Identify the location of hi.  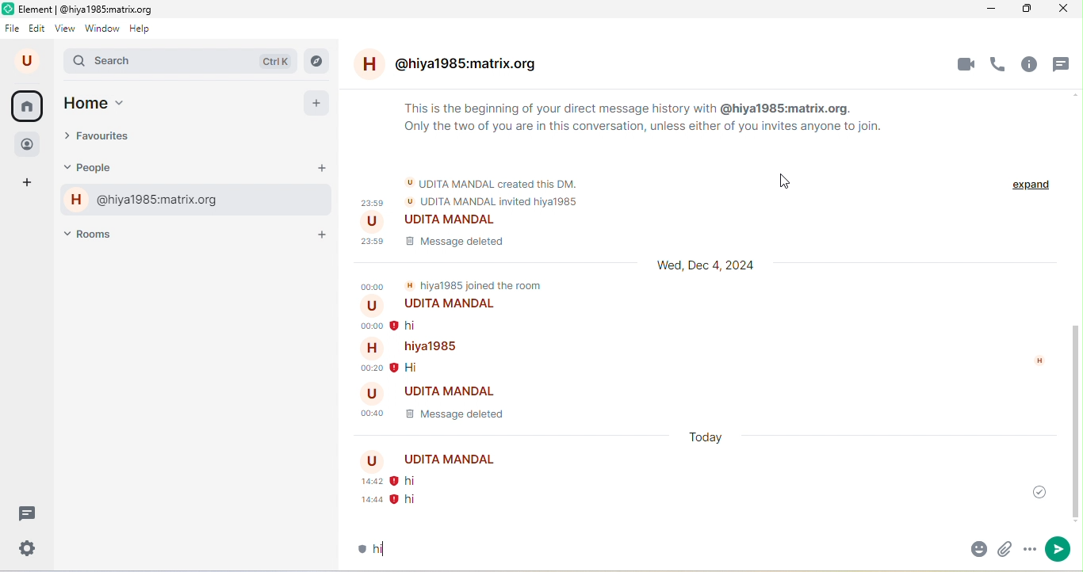
(421, 368).